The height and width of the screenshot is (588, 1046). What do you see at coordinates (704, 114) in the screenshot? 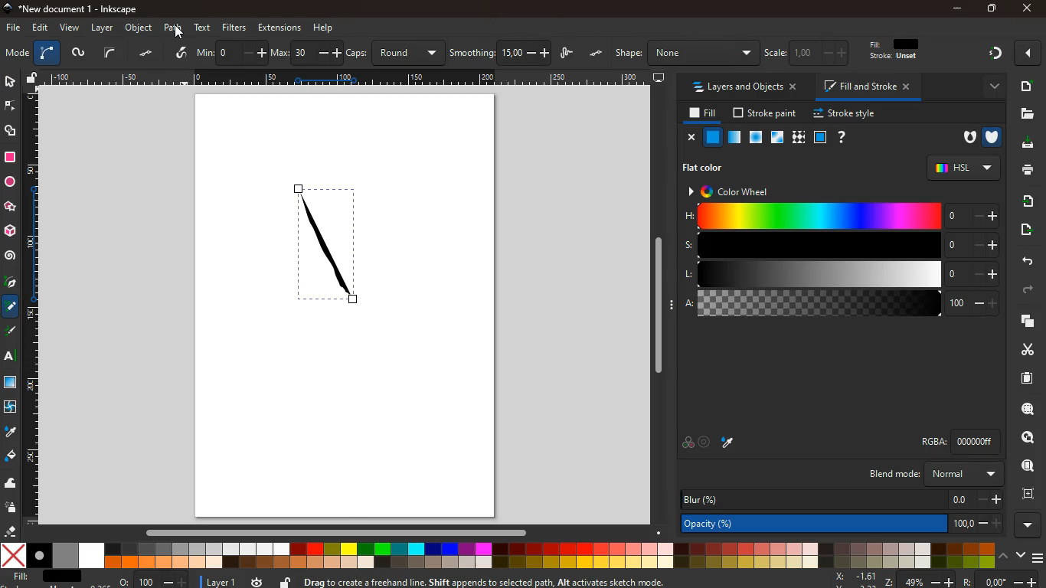
I see `fill` at bounding box center [704, 114].